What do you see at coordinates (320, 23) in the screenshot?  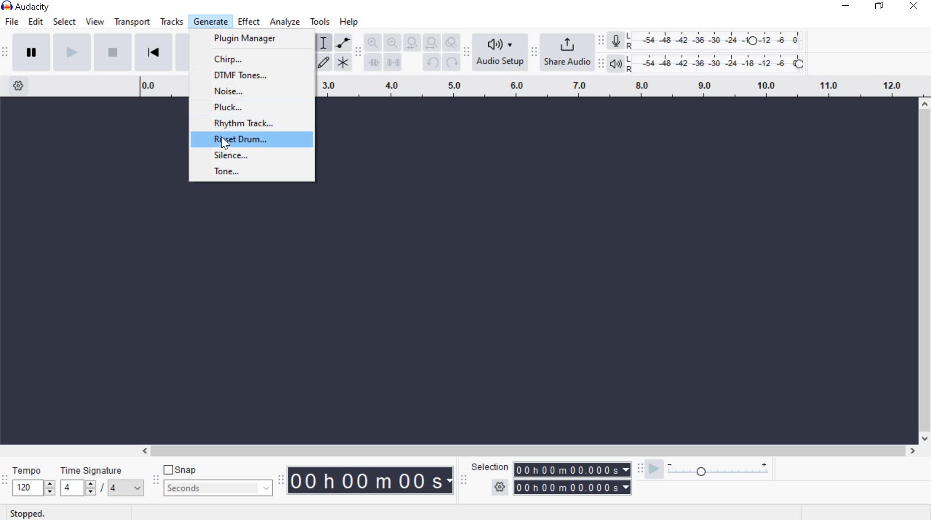 I see `tools` at bounding box center [320, 23].